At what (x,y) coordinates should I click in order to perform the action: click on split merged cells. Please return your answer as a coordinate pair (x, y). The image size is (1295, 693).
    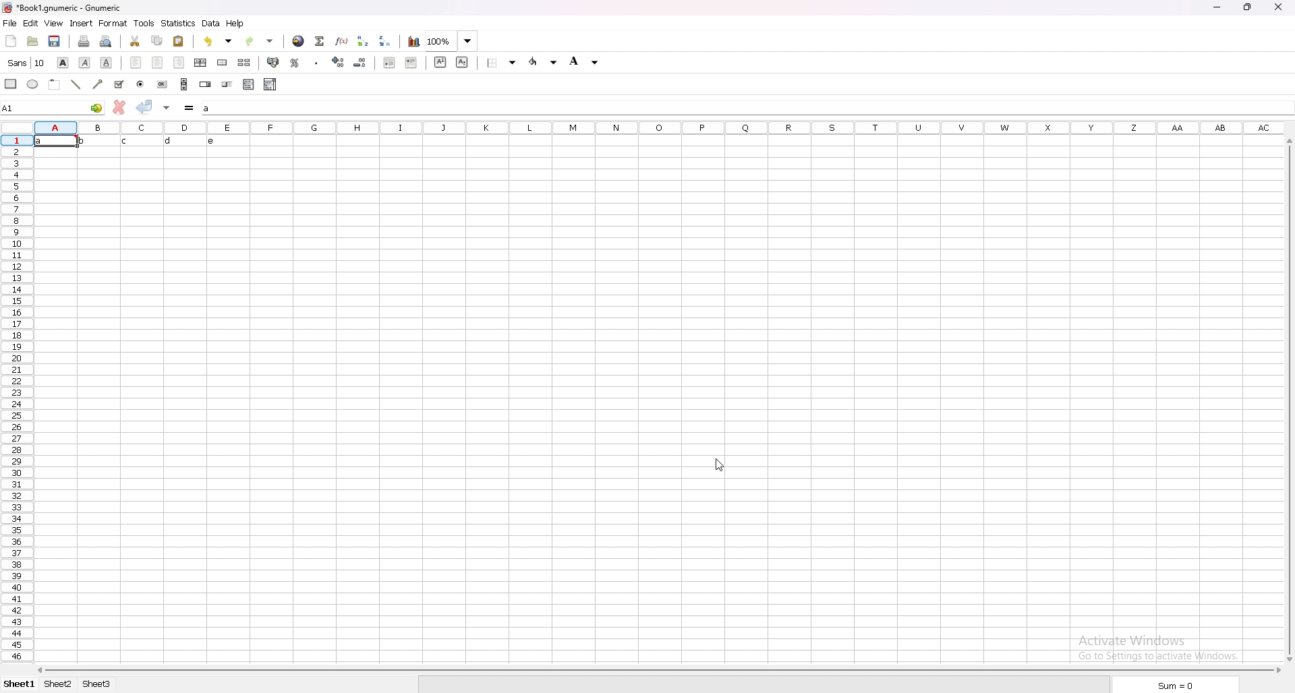
    Looking at the image, I should click on (244, 62).